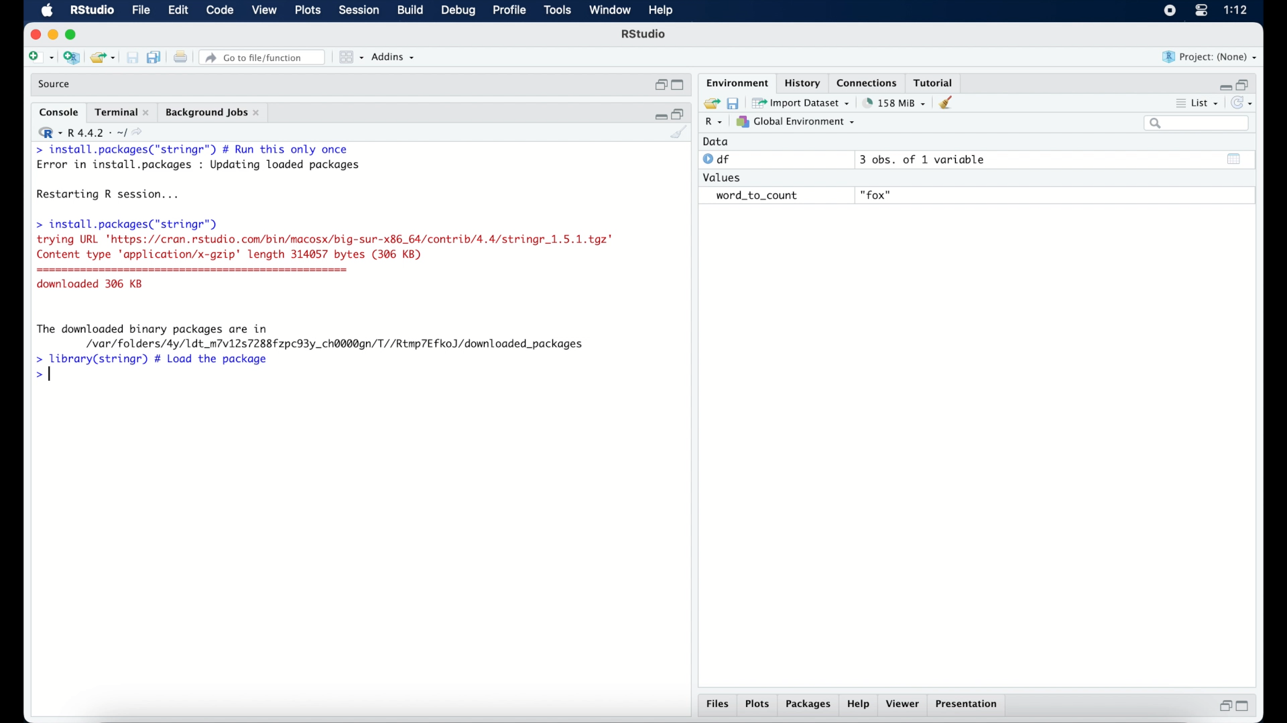 This screenshot has width=1287, height=723. What do you see at coordinates (1235, 159) in the screenshot?
I see `show output window` at bounding box center [1235, 159].